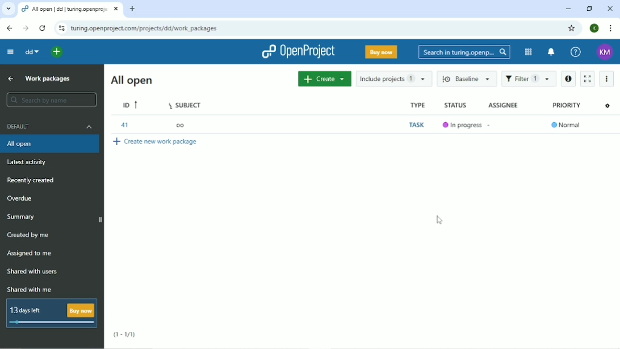  Describe the element at coordinates (381, 52) in the screenshot. I see `Buy now` at that location.